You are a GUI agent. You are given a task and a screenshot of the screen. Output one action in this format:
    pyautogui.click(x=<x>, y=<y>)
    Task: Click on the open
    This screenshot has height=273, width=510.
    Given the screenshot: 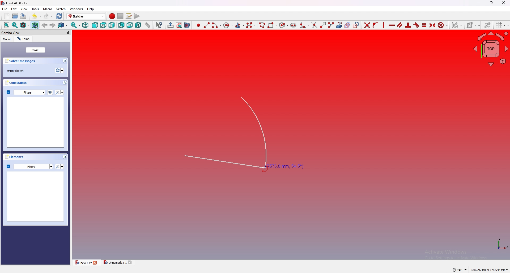 What is the action you would take?
    pyautogui.click(x=15, y=16)
    